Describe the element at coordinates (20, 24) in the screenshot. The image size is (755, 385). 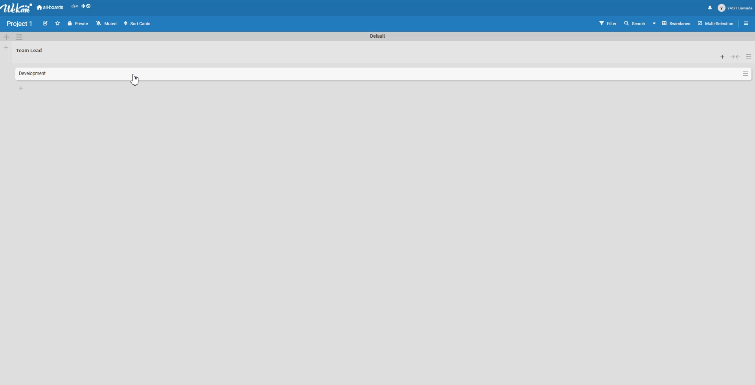
I see `Text` at that location.